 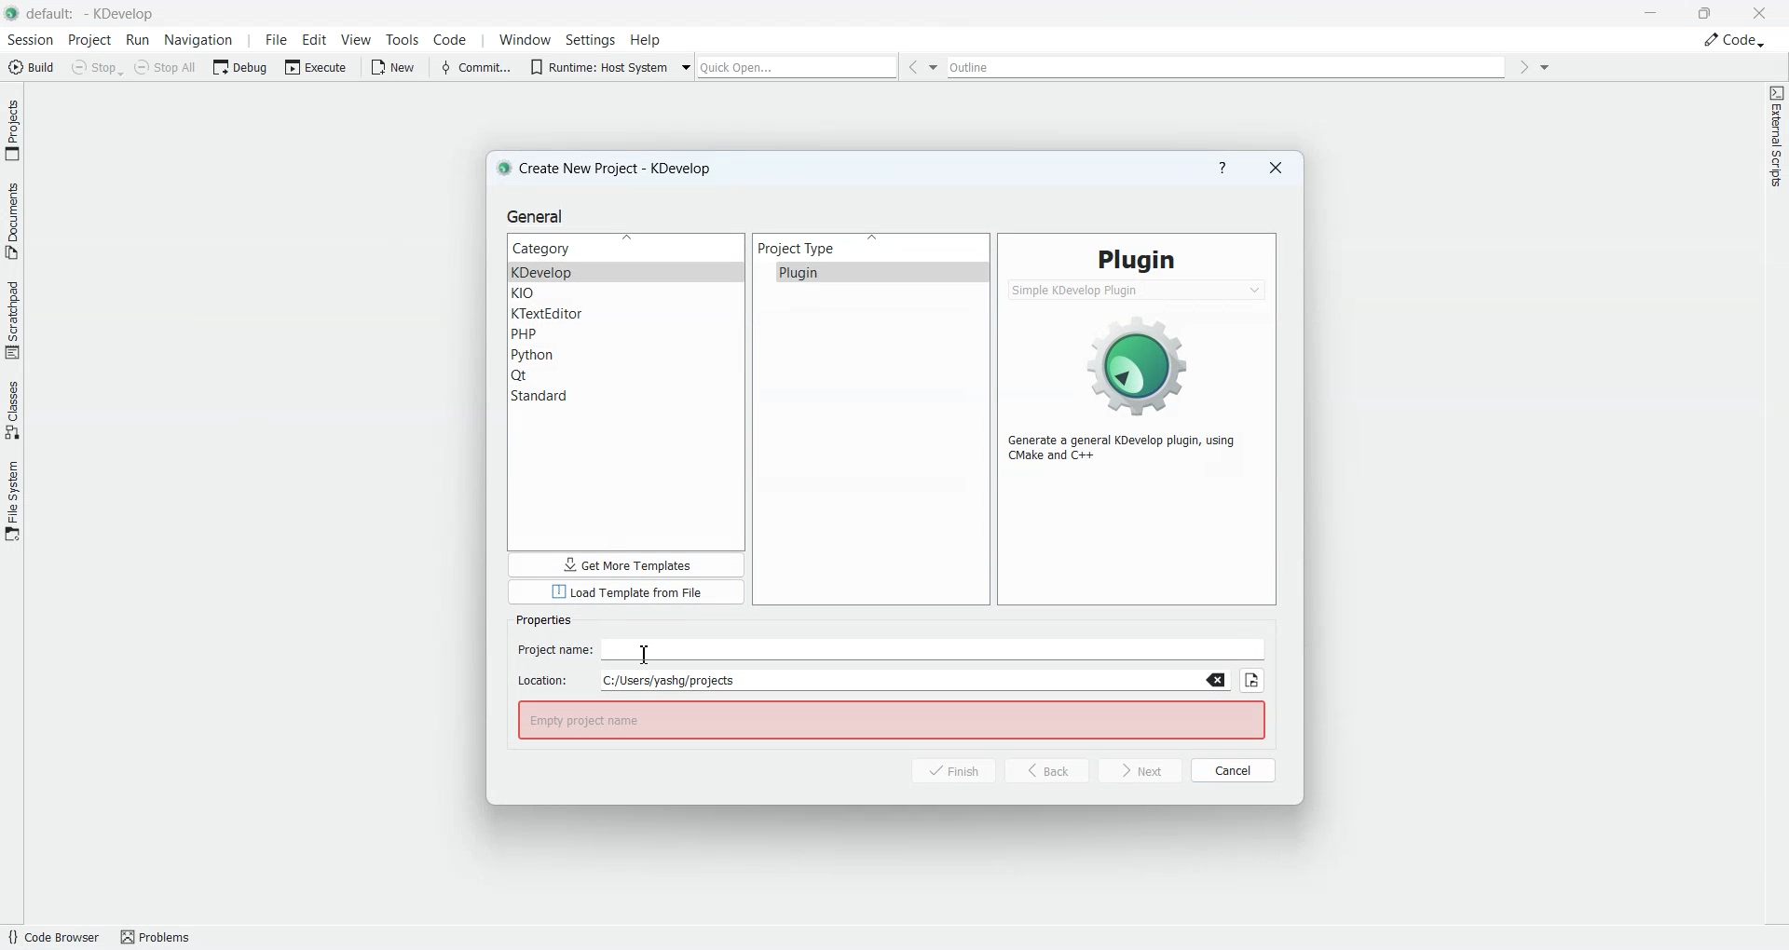 I want to click on Text, so click(x=1130, y=448).